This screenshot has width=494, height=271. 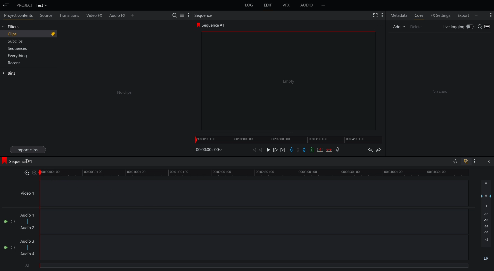 What do you see at coordinates (14, 41) in the screenshot?
I see `Subclips` at bounding box center [14, 41].